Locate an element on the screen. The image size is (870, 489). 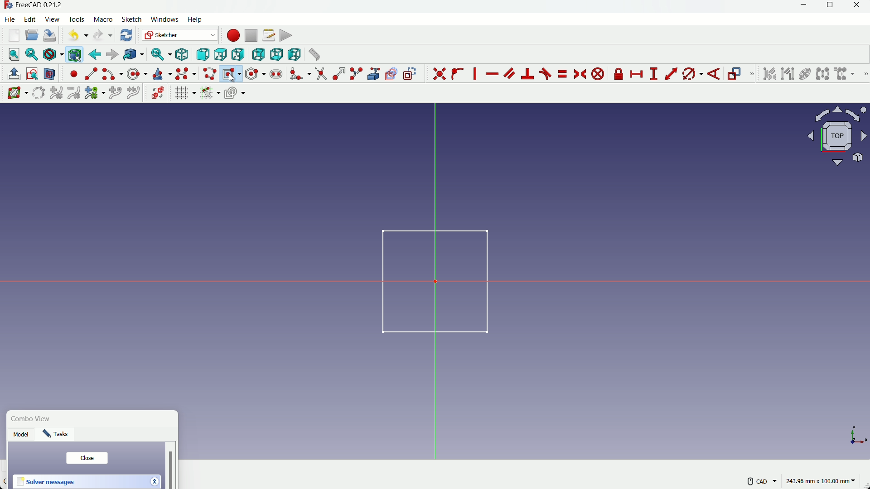
toggle driving/ reference constraint is located at coordinates (736, 75).